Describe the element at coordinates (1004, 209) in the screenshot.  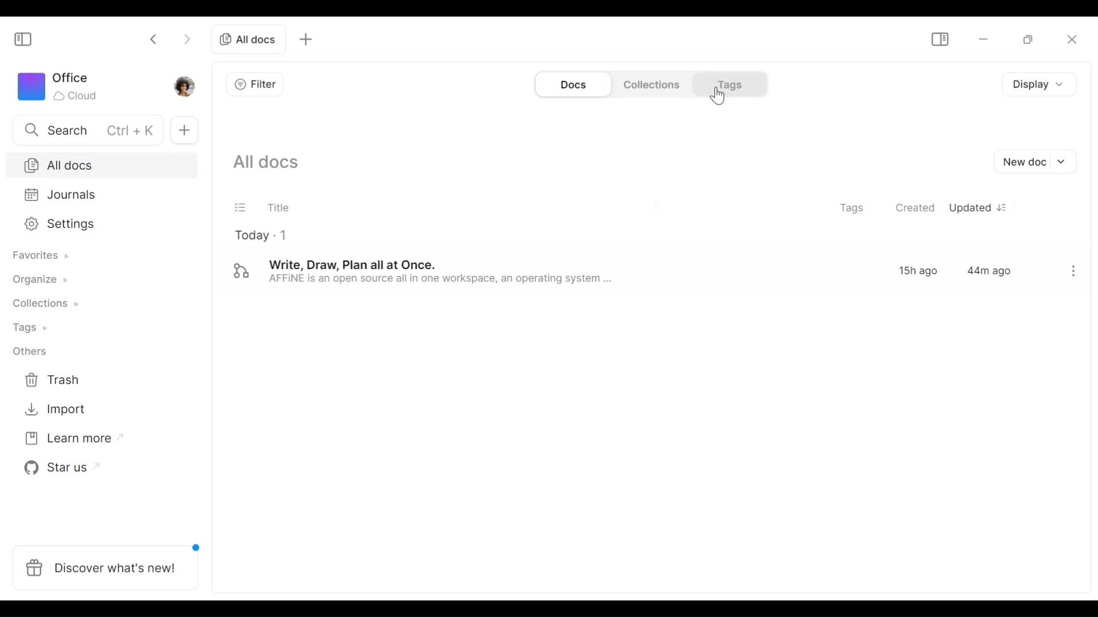
I see `Sort` at that location.